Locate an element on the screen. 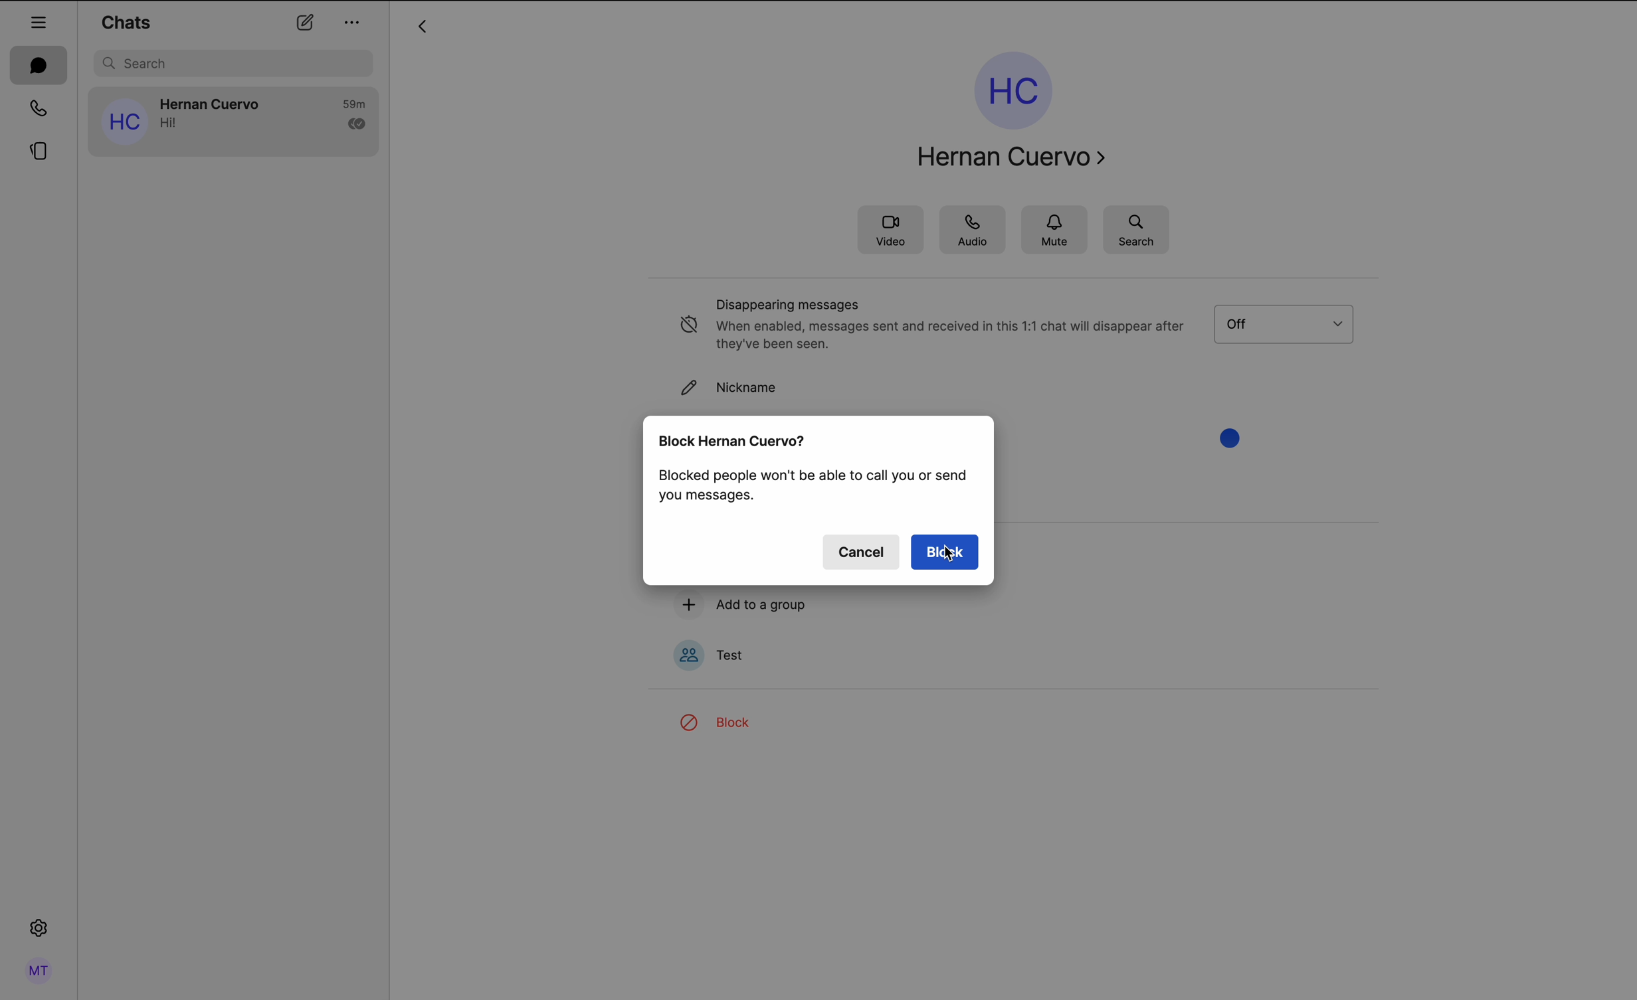 This screenshot has width=1637, height=1000. chats is located at coordinates (39, 65).